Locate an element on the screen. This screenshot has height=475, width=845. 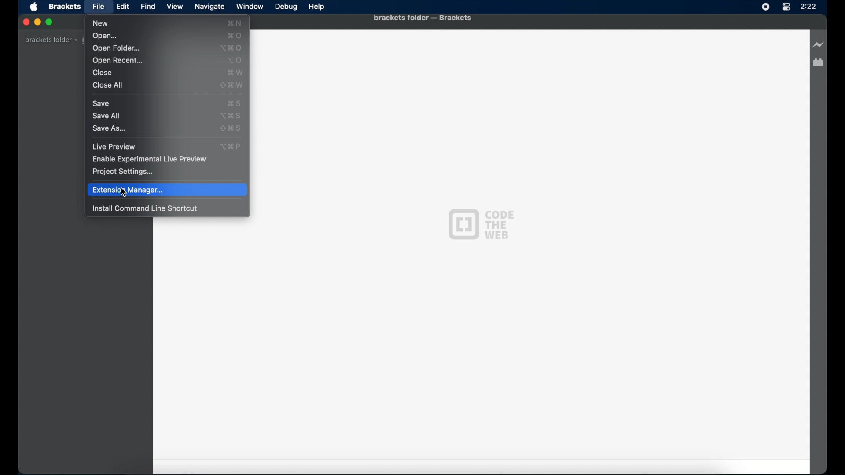
view is located at coordinates (175, 7).